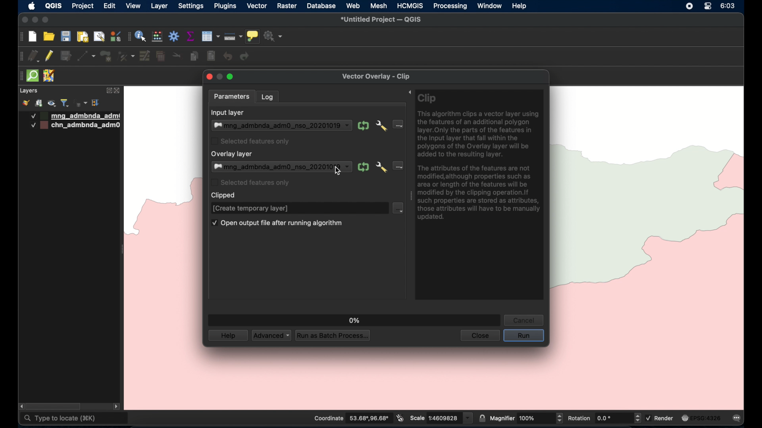 The image size is (762, 428). Describe the element at coordinates (191, 36) in the screenshot. I see `show statistical summary` at that location.